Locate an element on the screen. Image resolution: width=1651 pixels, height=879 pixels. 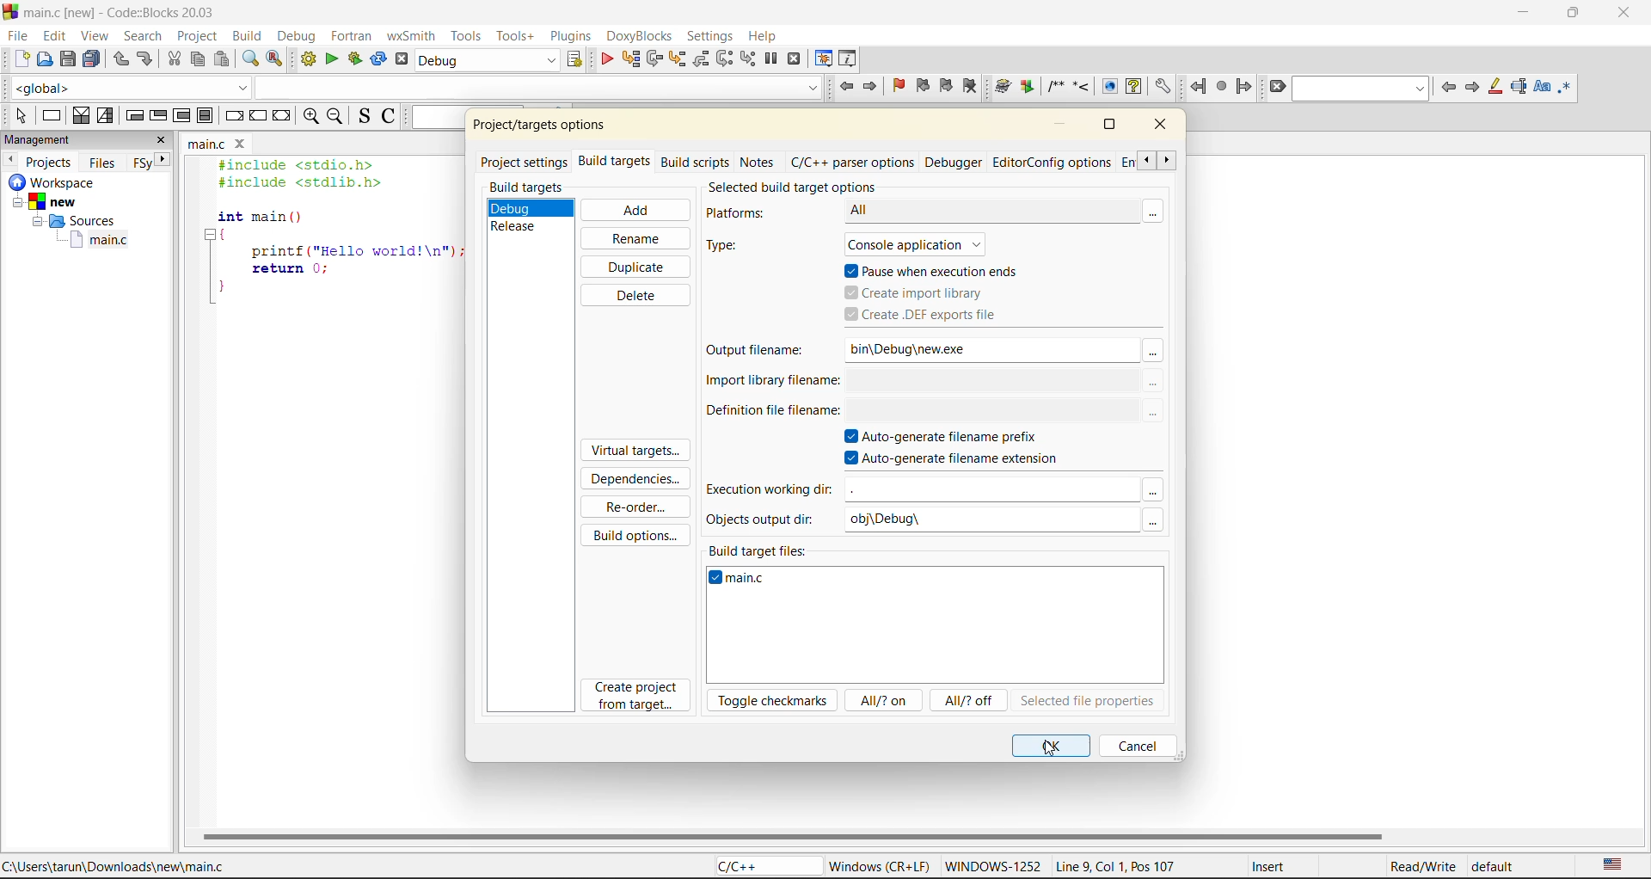
Insert a line comment at the current cursor position is located at coordinates (1081, 86).